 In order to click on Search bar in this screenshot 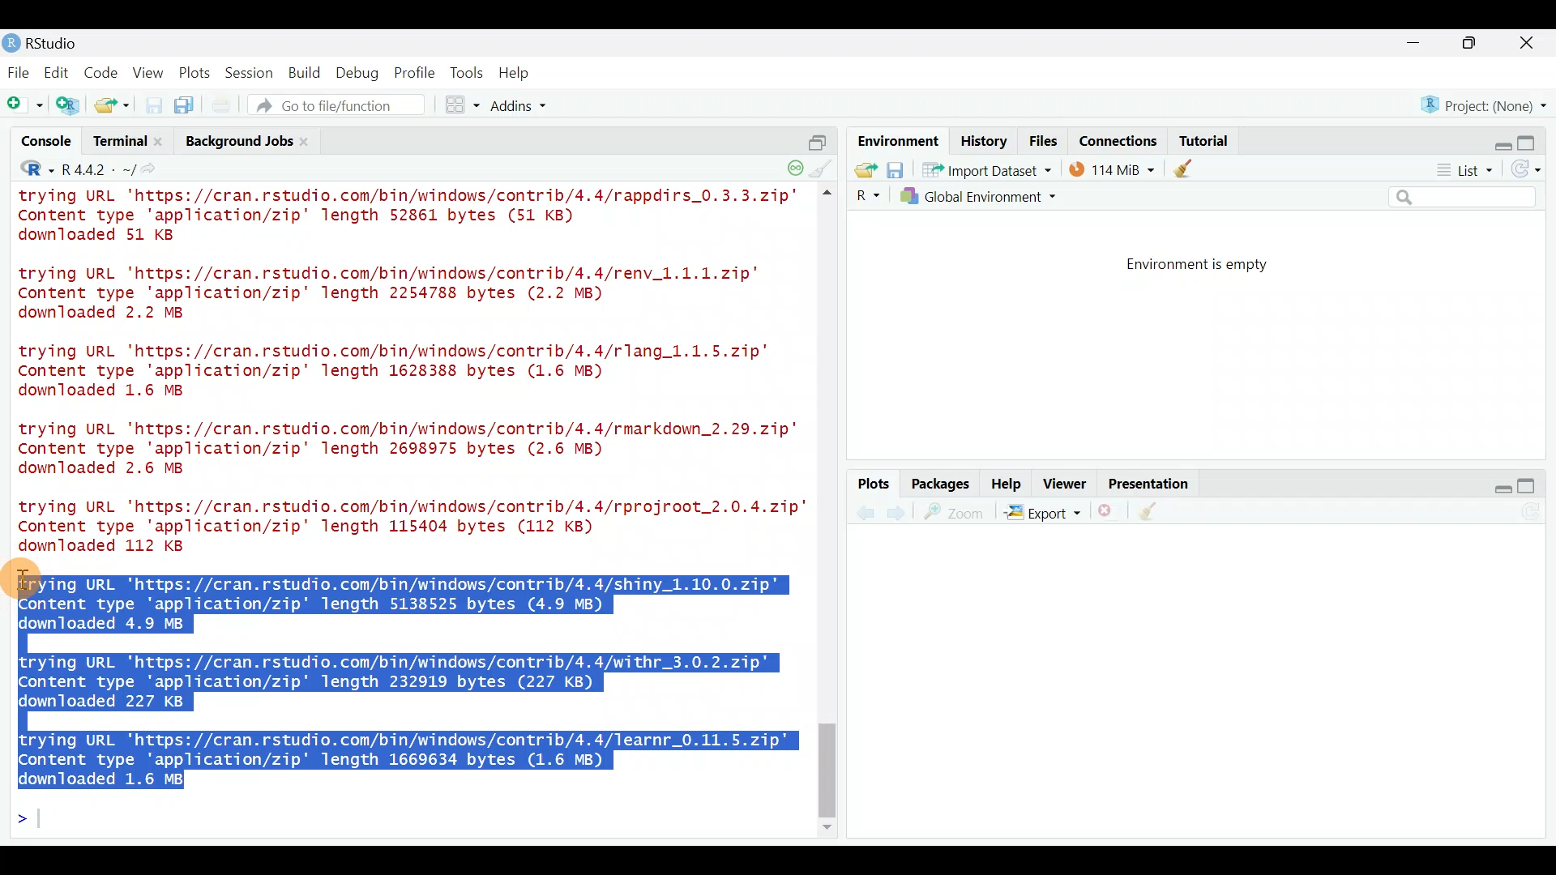, I will do `click(1465, 198)`.